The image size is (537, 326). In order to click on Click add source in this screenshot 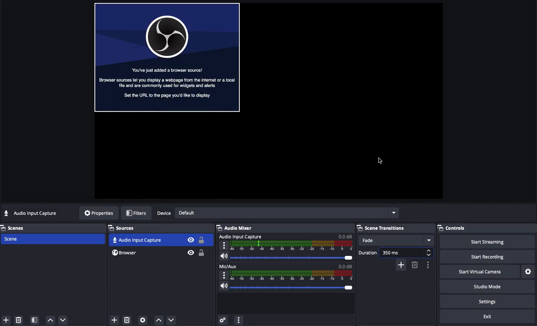, I will do `click(115, 320)`.